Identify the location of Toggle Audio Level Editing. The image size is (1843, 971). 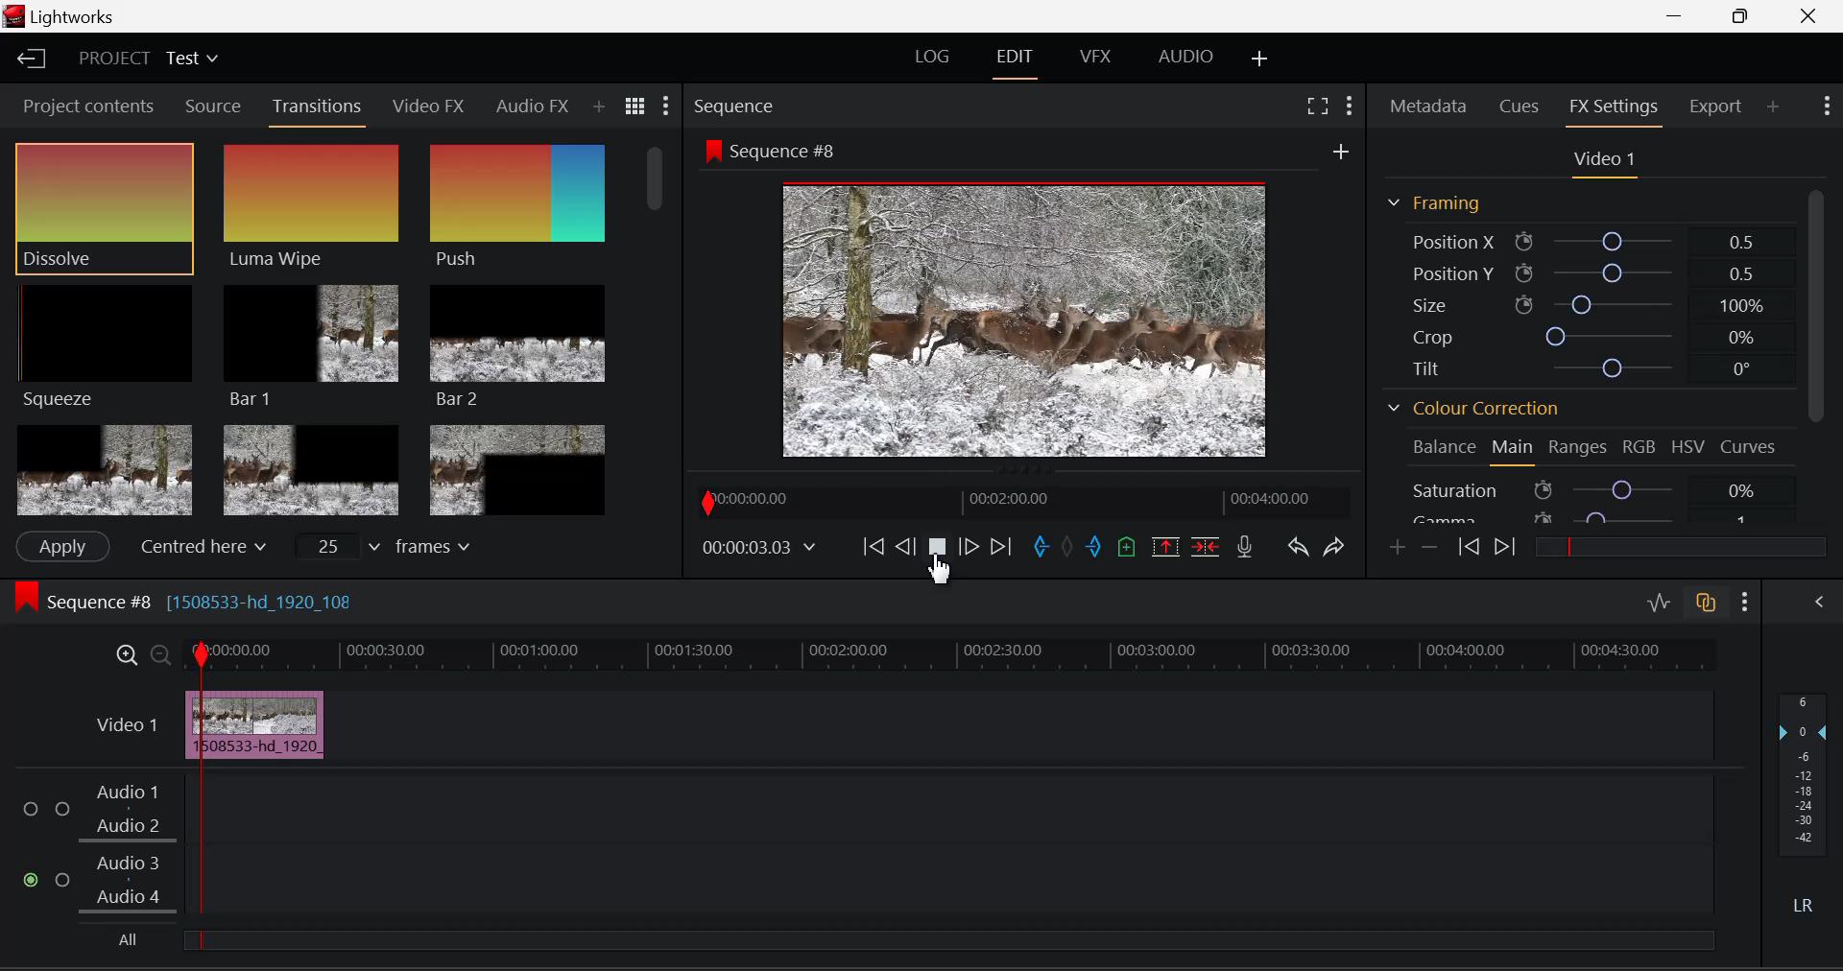
(1661, 604).